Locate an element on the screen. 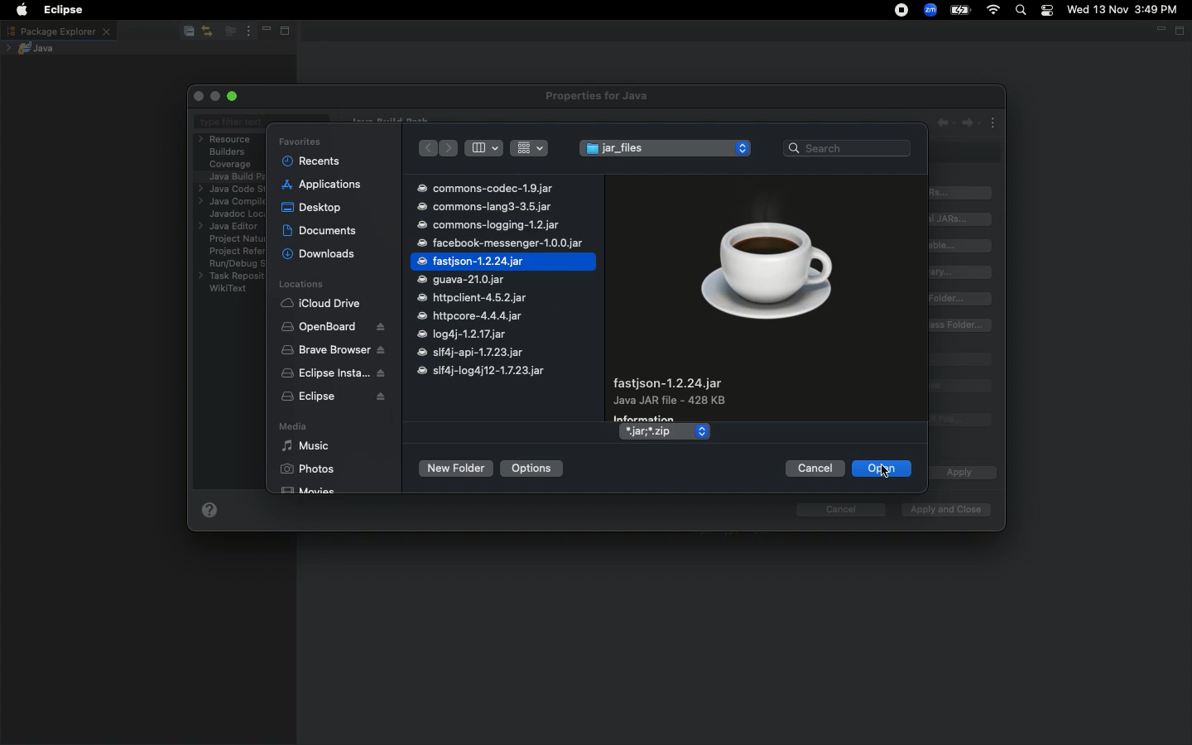  OpenBoard is located at coordinates (334, 327).